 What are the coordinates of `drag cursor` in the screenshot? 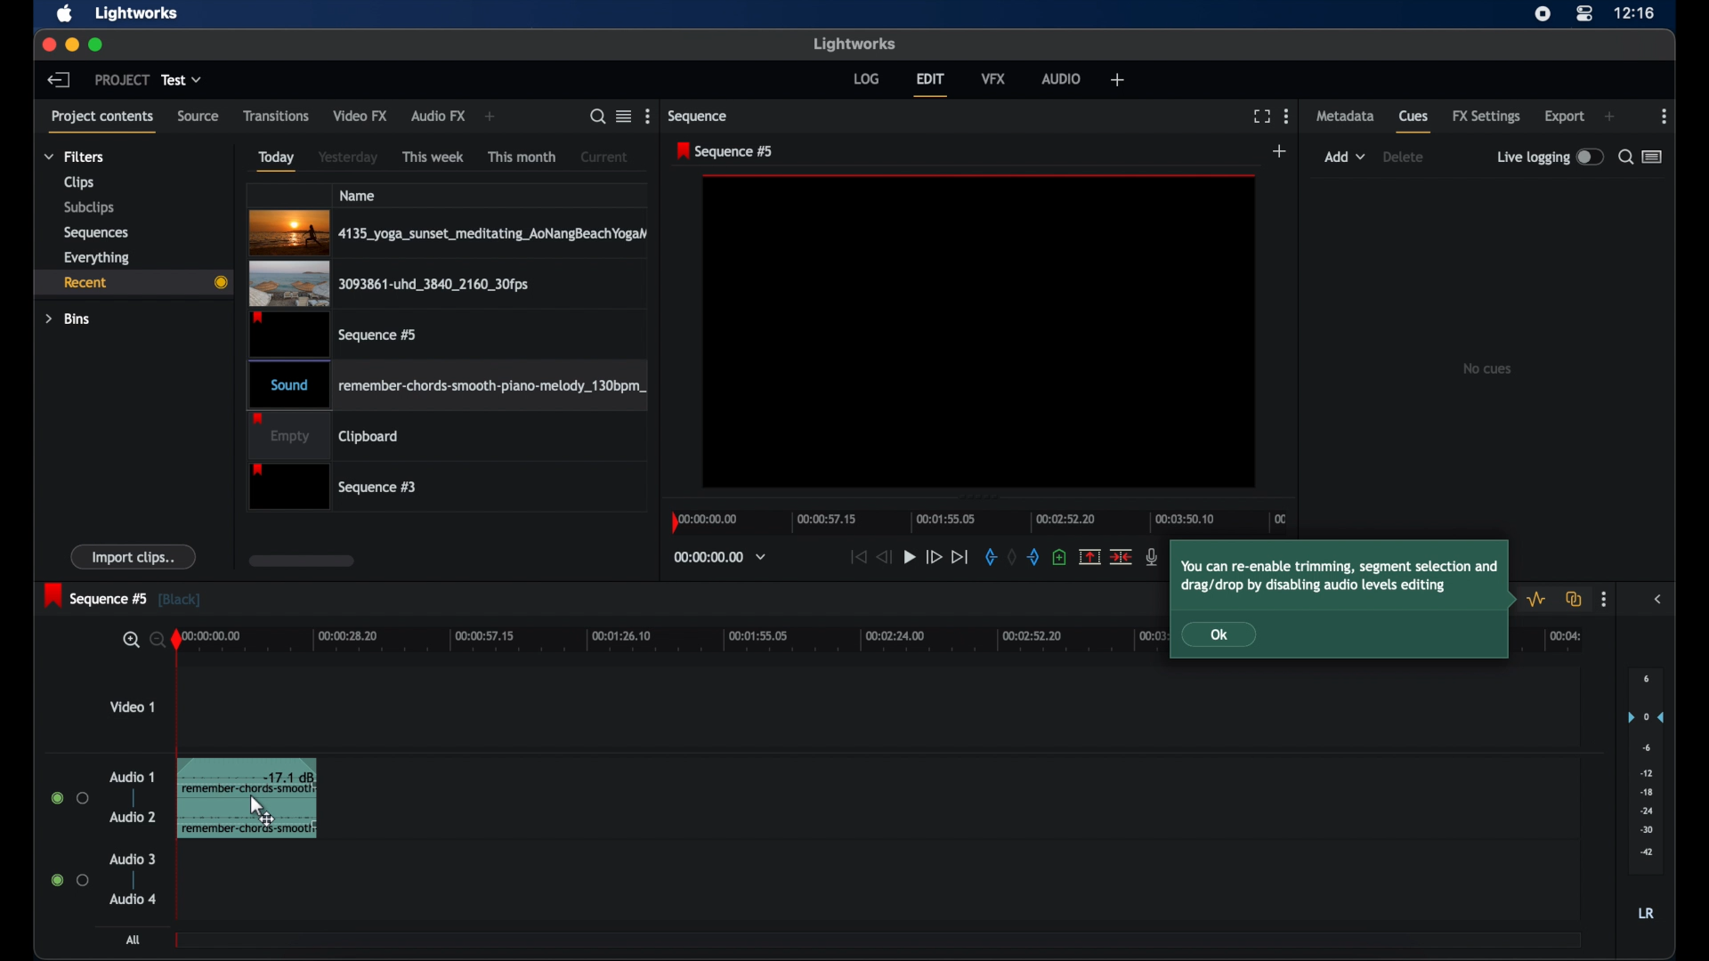 It's located at (257, 812).